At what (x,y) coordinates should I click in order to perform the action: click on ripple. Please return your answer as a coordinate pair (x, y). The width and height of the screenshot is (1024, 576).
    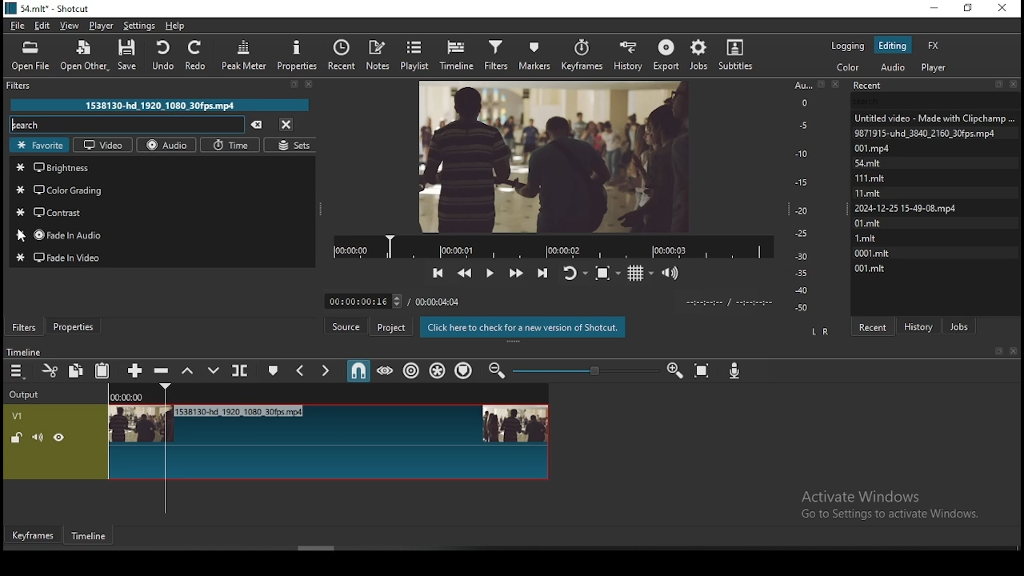
    Looking at the image, I should click on (413, 372).